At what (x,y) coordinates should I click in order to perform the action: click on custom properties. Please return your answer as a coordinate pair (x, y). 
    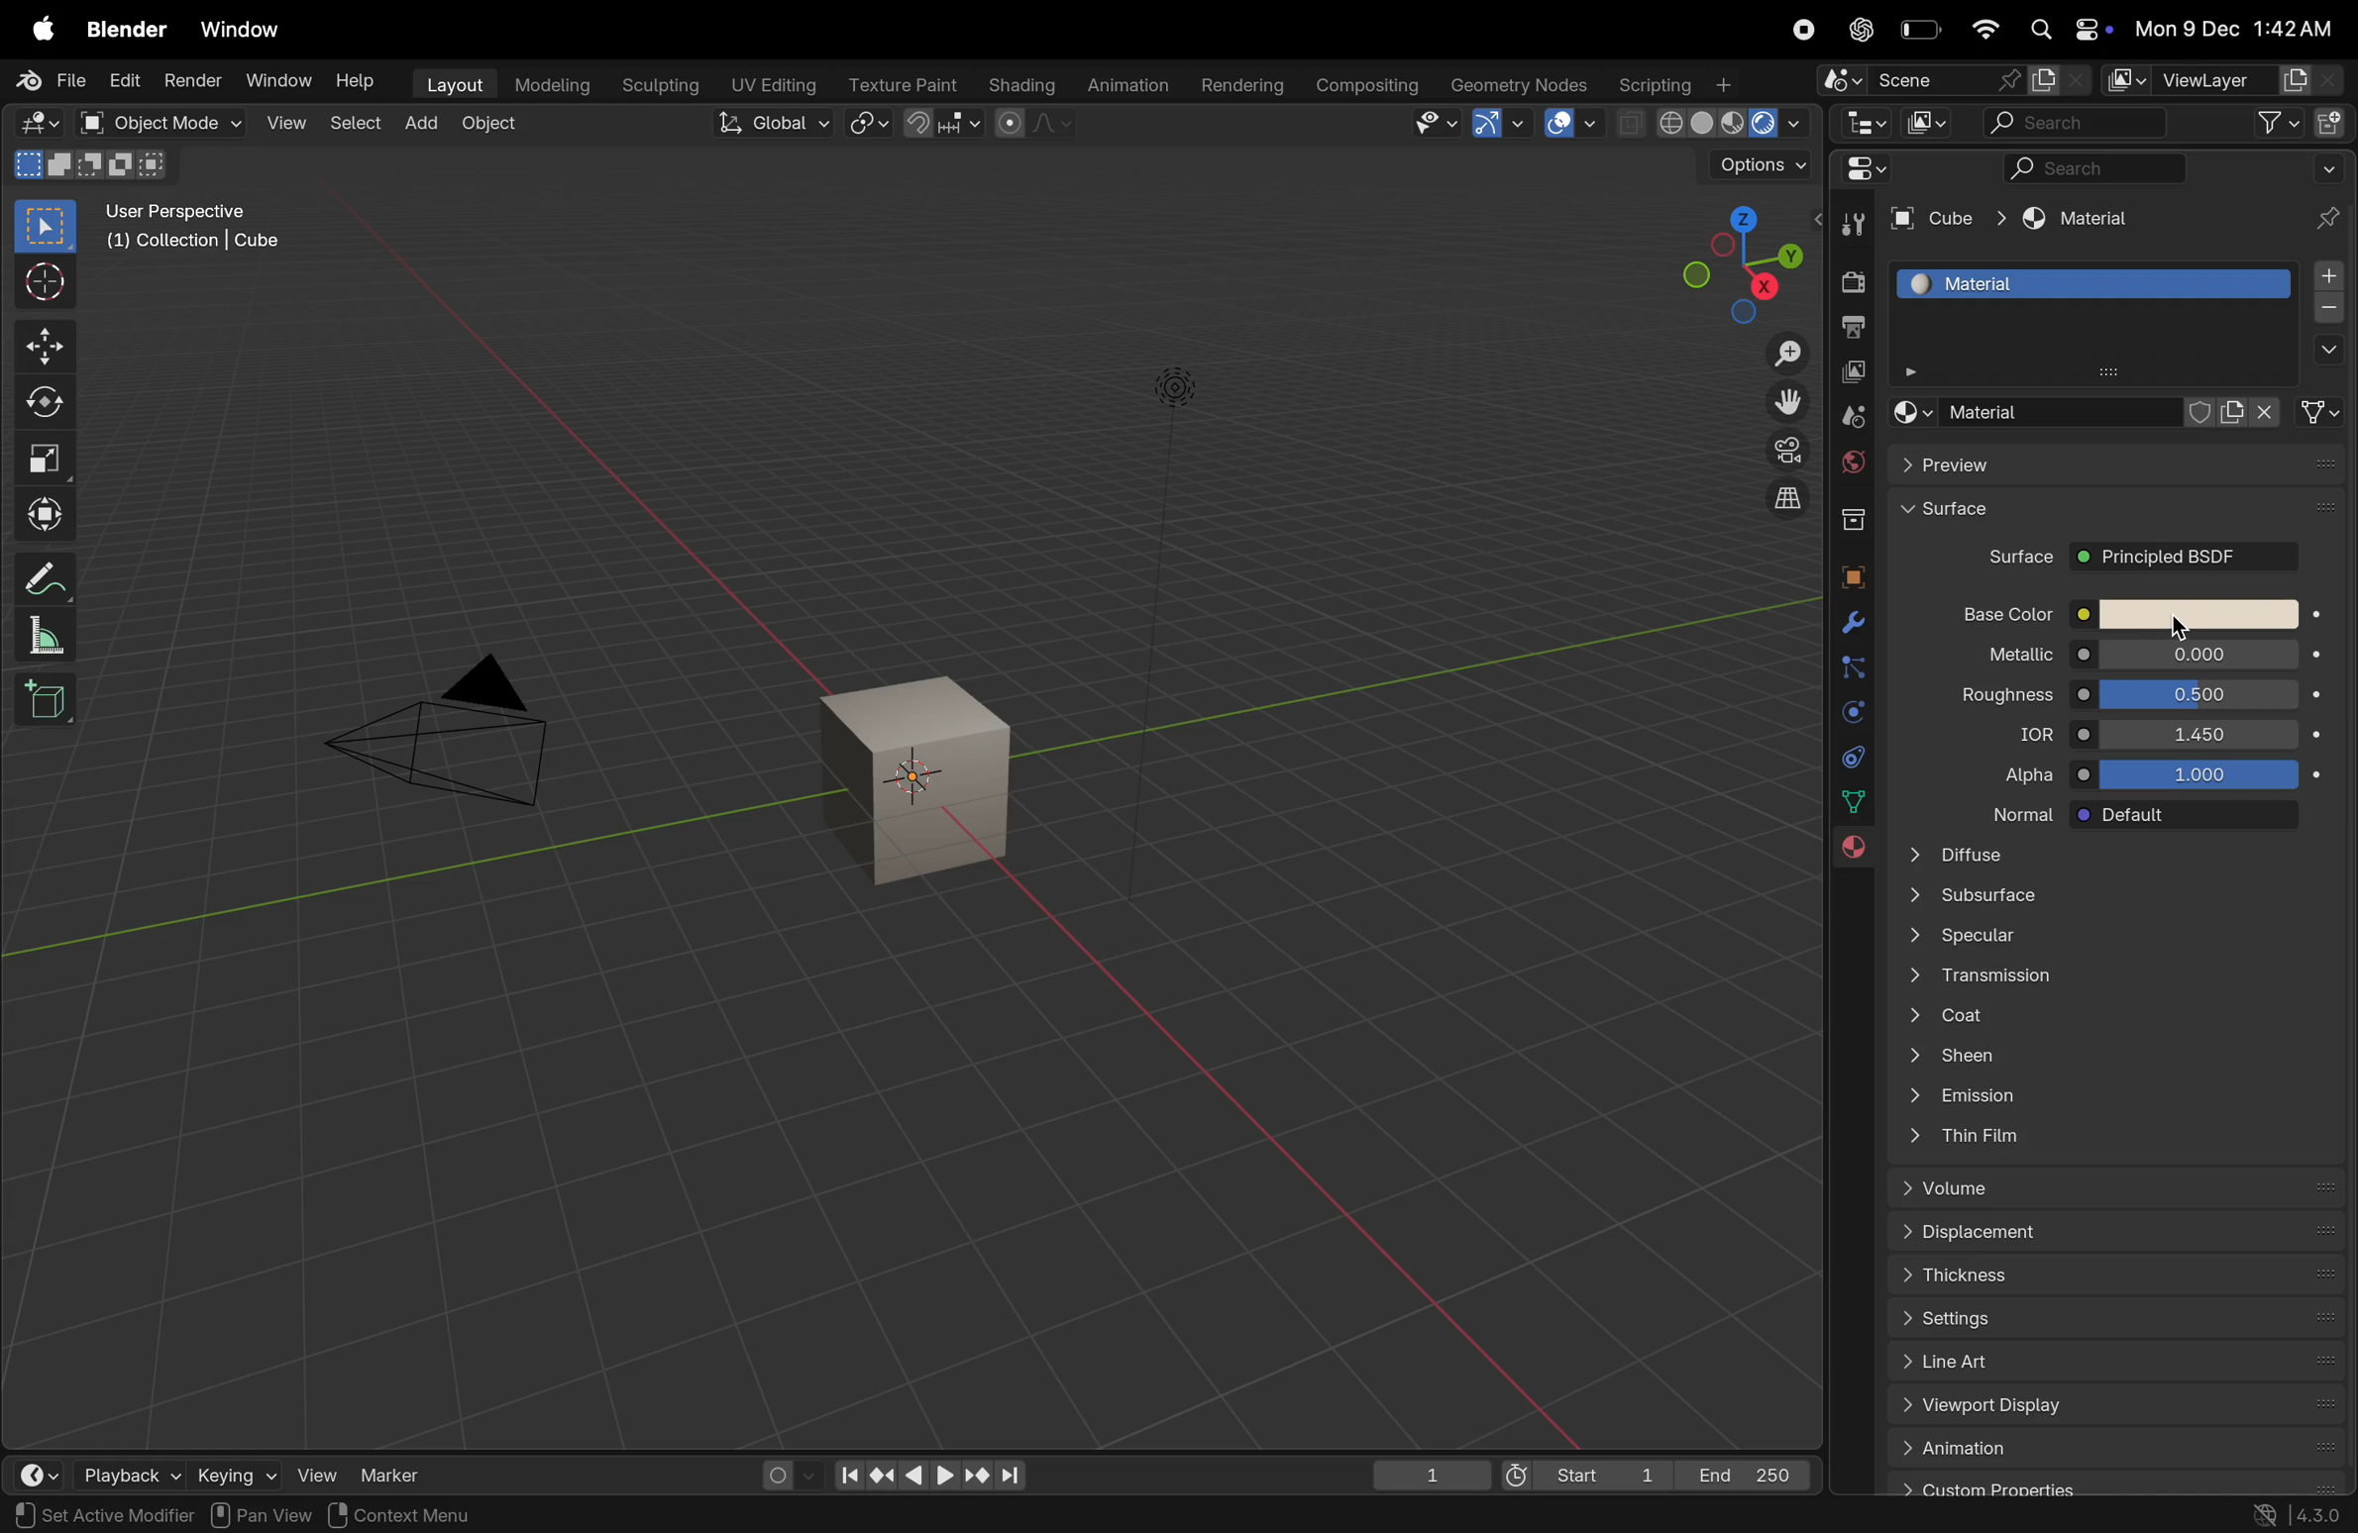
    Looking at the image, I should click on (2106, 1484).